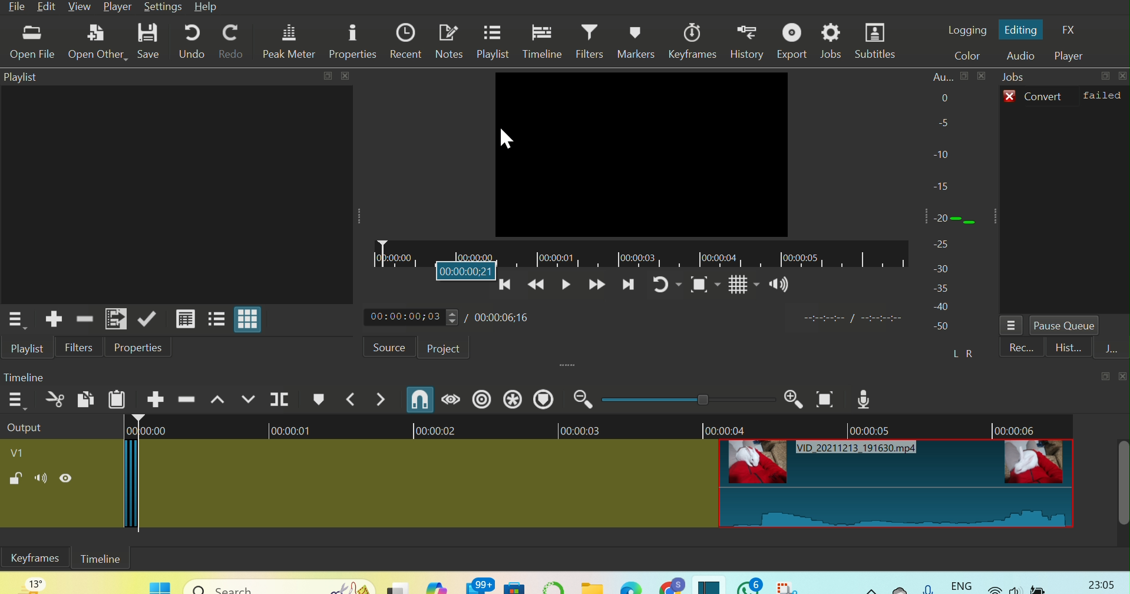 The width and height of the screenshot is (1130, 594). Describe the element at coordinates (832, 40) in the screenshot. I see `Jobs` at that location.